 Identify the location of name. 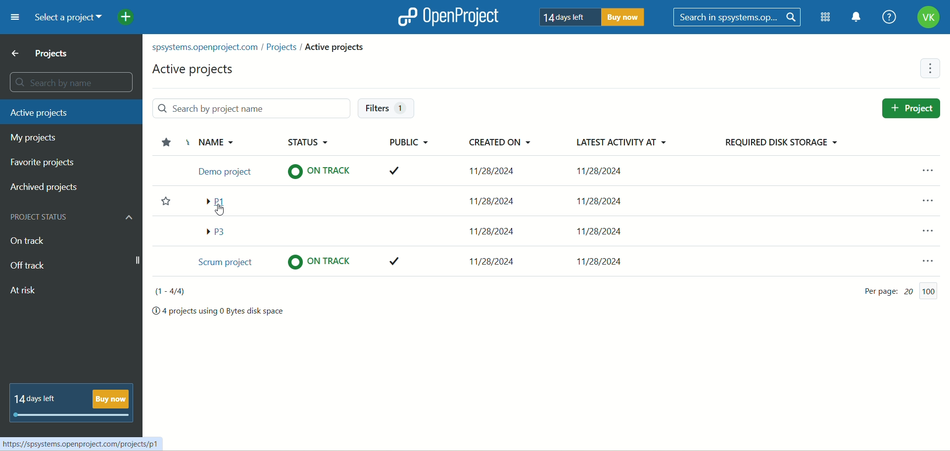
(228, 143).